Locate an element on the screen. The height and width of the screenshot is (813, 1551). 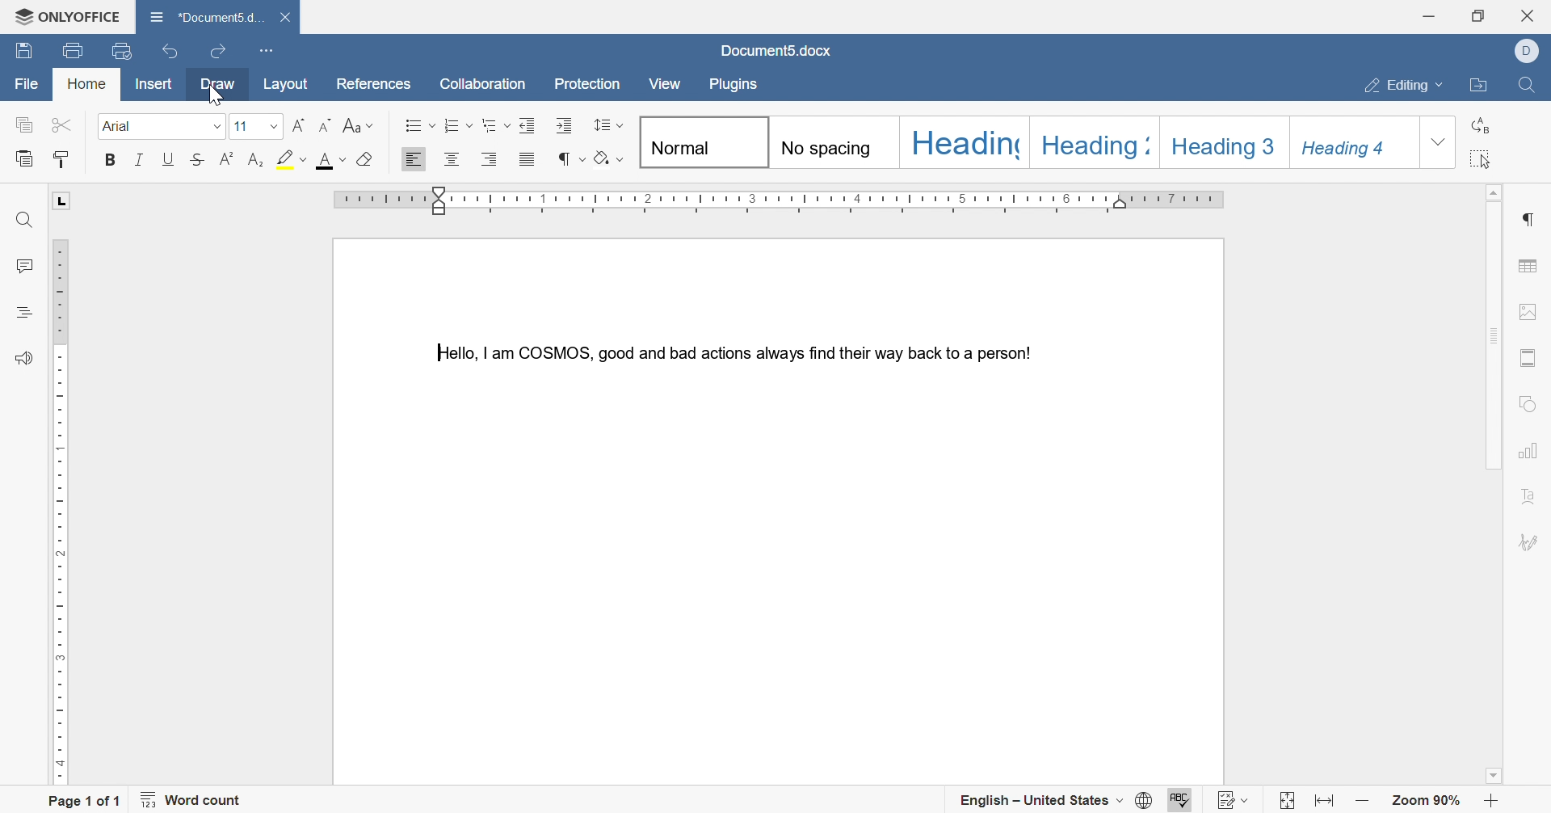
decrease indent is located at coordinates (529, 125).